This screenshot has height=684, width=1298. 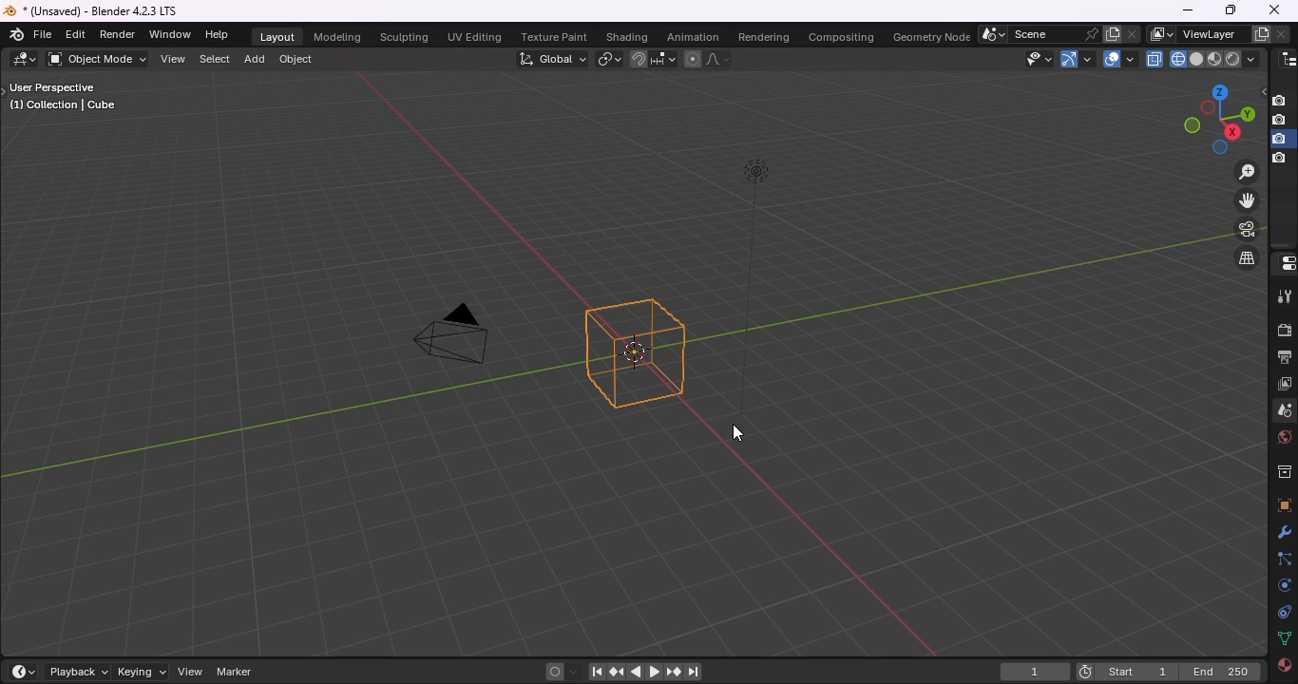 I want to click on help, so click(x=220, y=33).